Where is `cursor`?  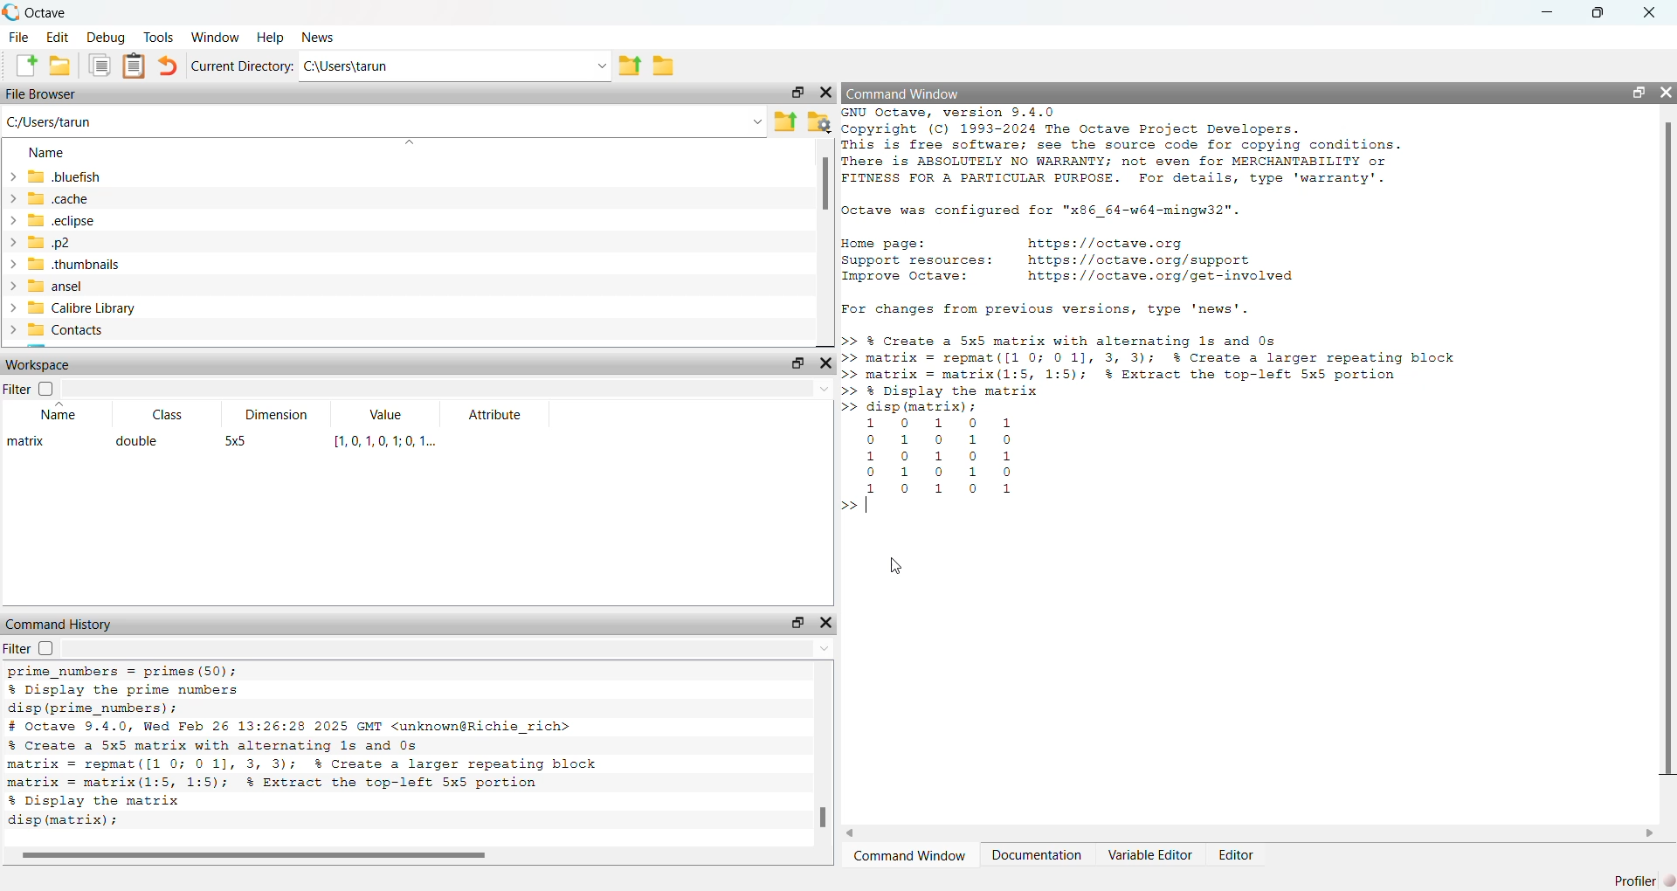
cursor is located at coordinates (894, 566).